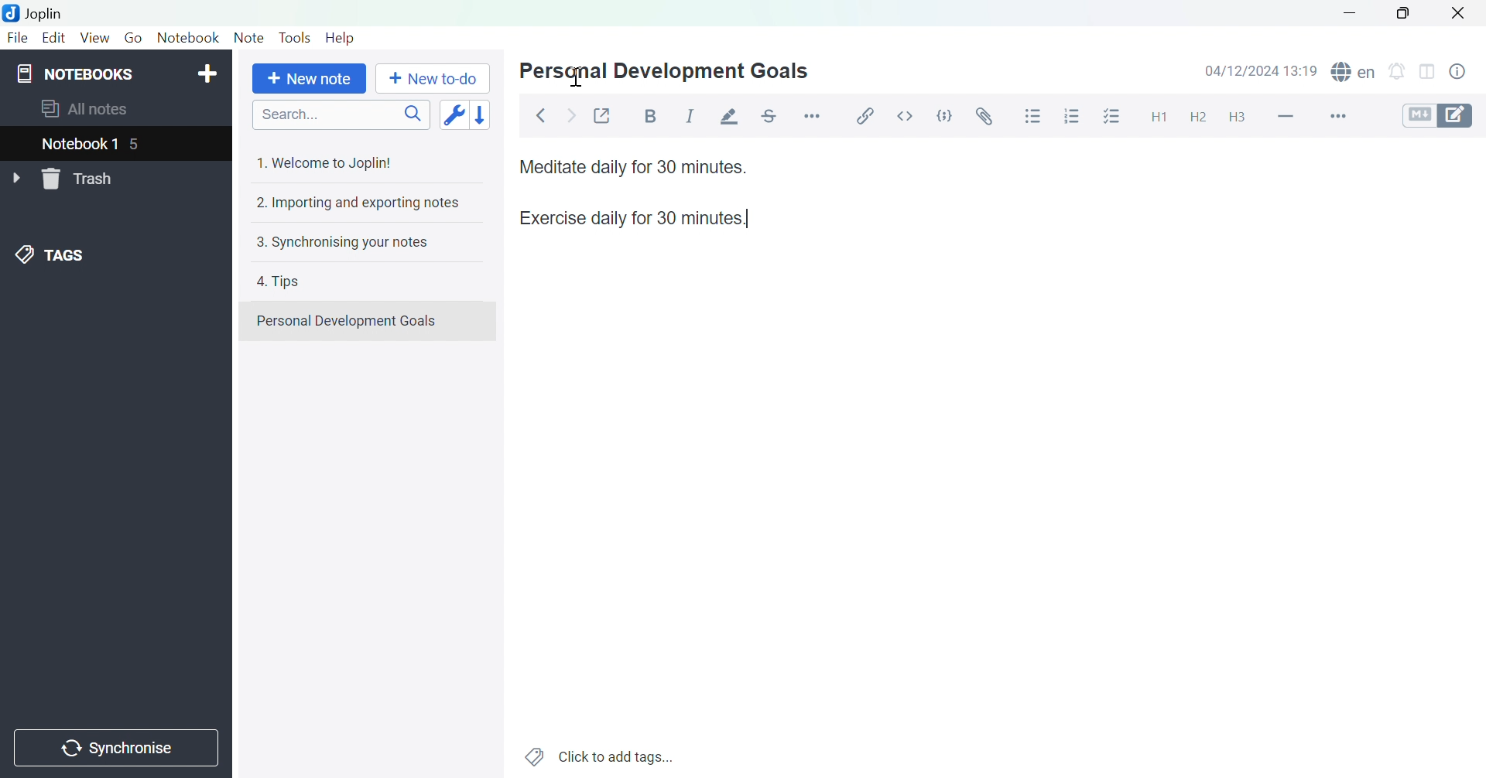  Describe the element at coordinates (1159, 118) in the screenshot. I see `Heading 1` at that location.